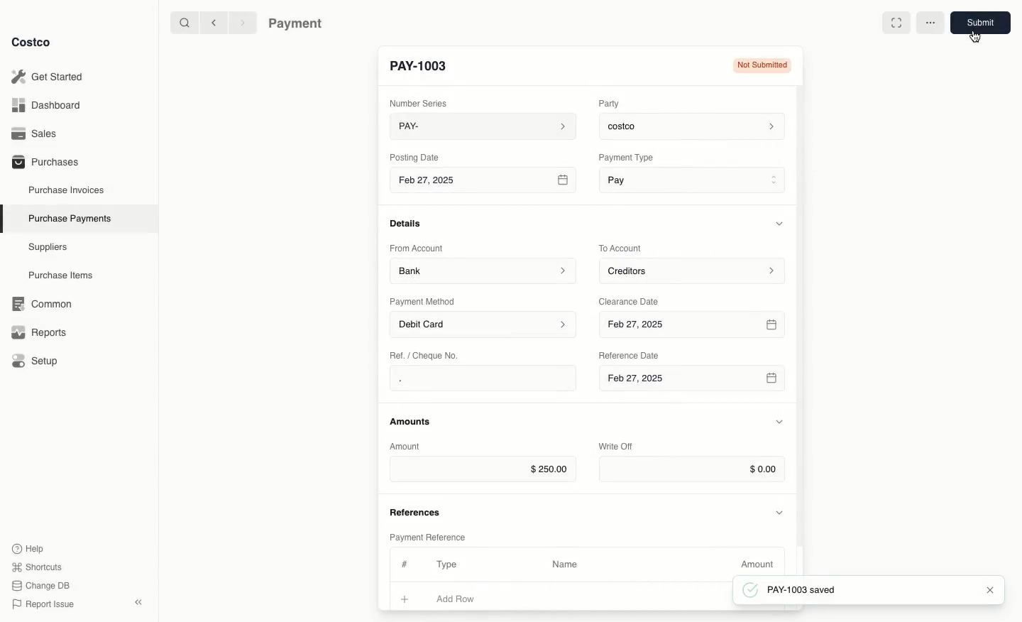 This screenshot has height=622, width=1022. I want to click on Feb 27, 2025, so click(694, 325).